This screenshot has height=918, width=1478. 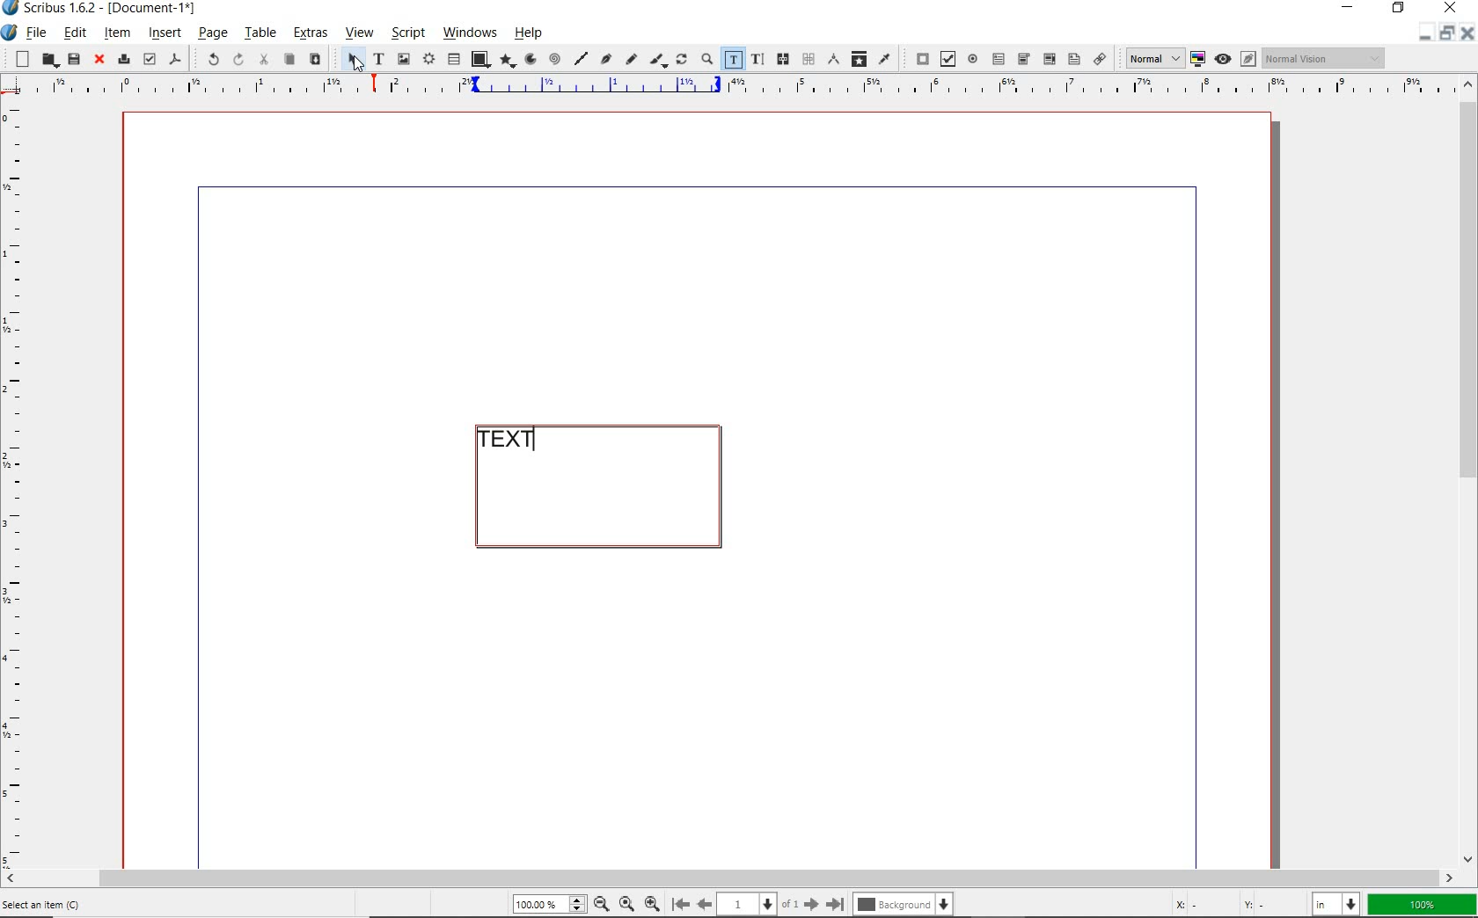 What do you see at coordinates (22, 58) in the screenshot?
I see `new` at bounding box center [22, 58].